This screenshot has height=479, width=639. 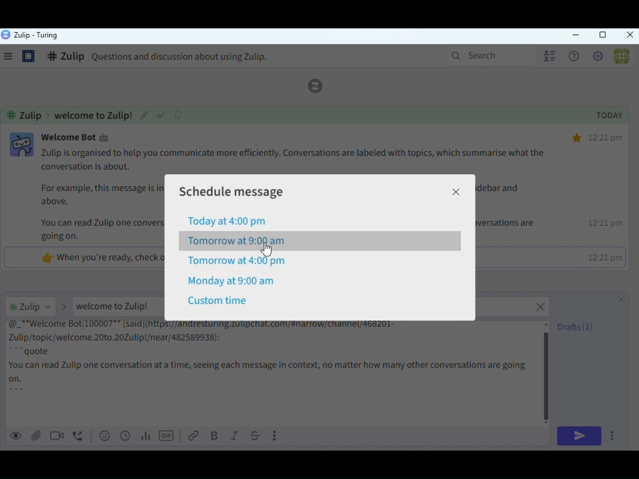 I want to click on VoiceCall, so click(x=80, y=435).